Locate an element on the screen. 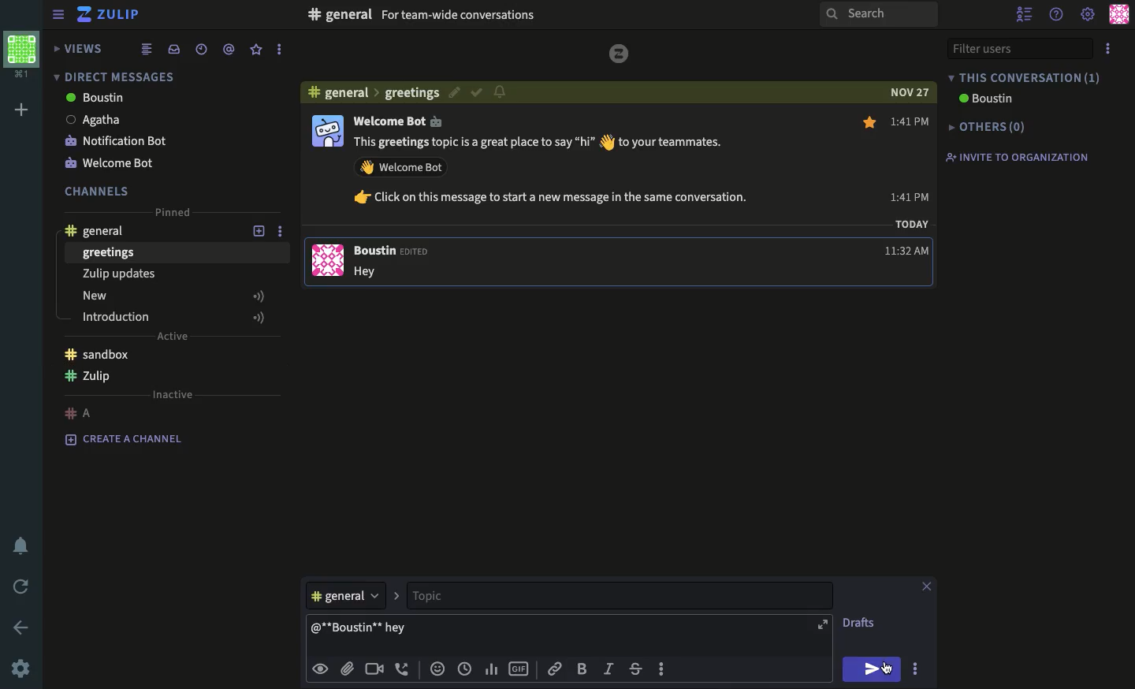 The width and height of the screenshot is (1135, 689). boustin is located at coordinates (984, 99).